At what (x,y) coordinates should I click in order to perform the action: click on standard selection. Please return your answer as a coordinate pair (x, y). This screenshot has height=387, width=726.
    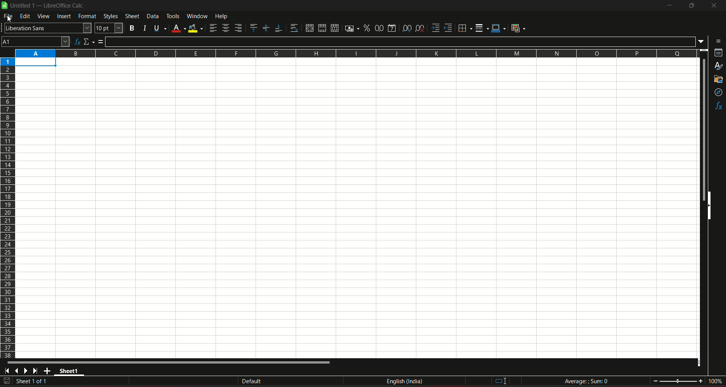
    Looking at the image, I should click on (500, 381).